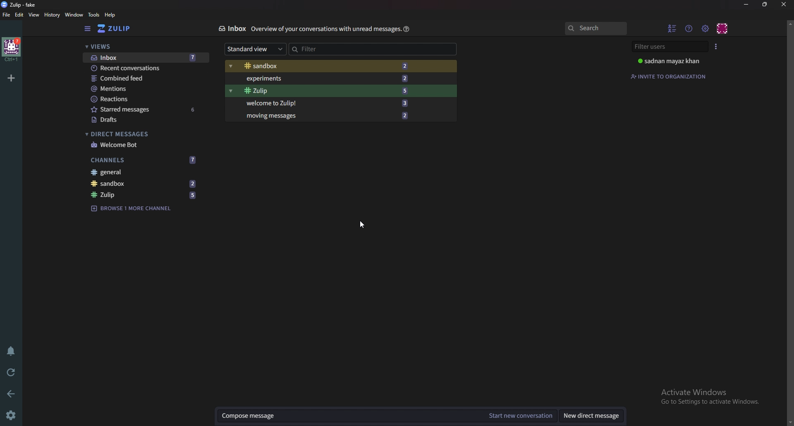 The image size is (794, 426). I want to click on Start new conversation, so click(520, 416).